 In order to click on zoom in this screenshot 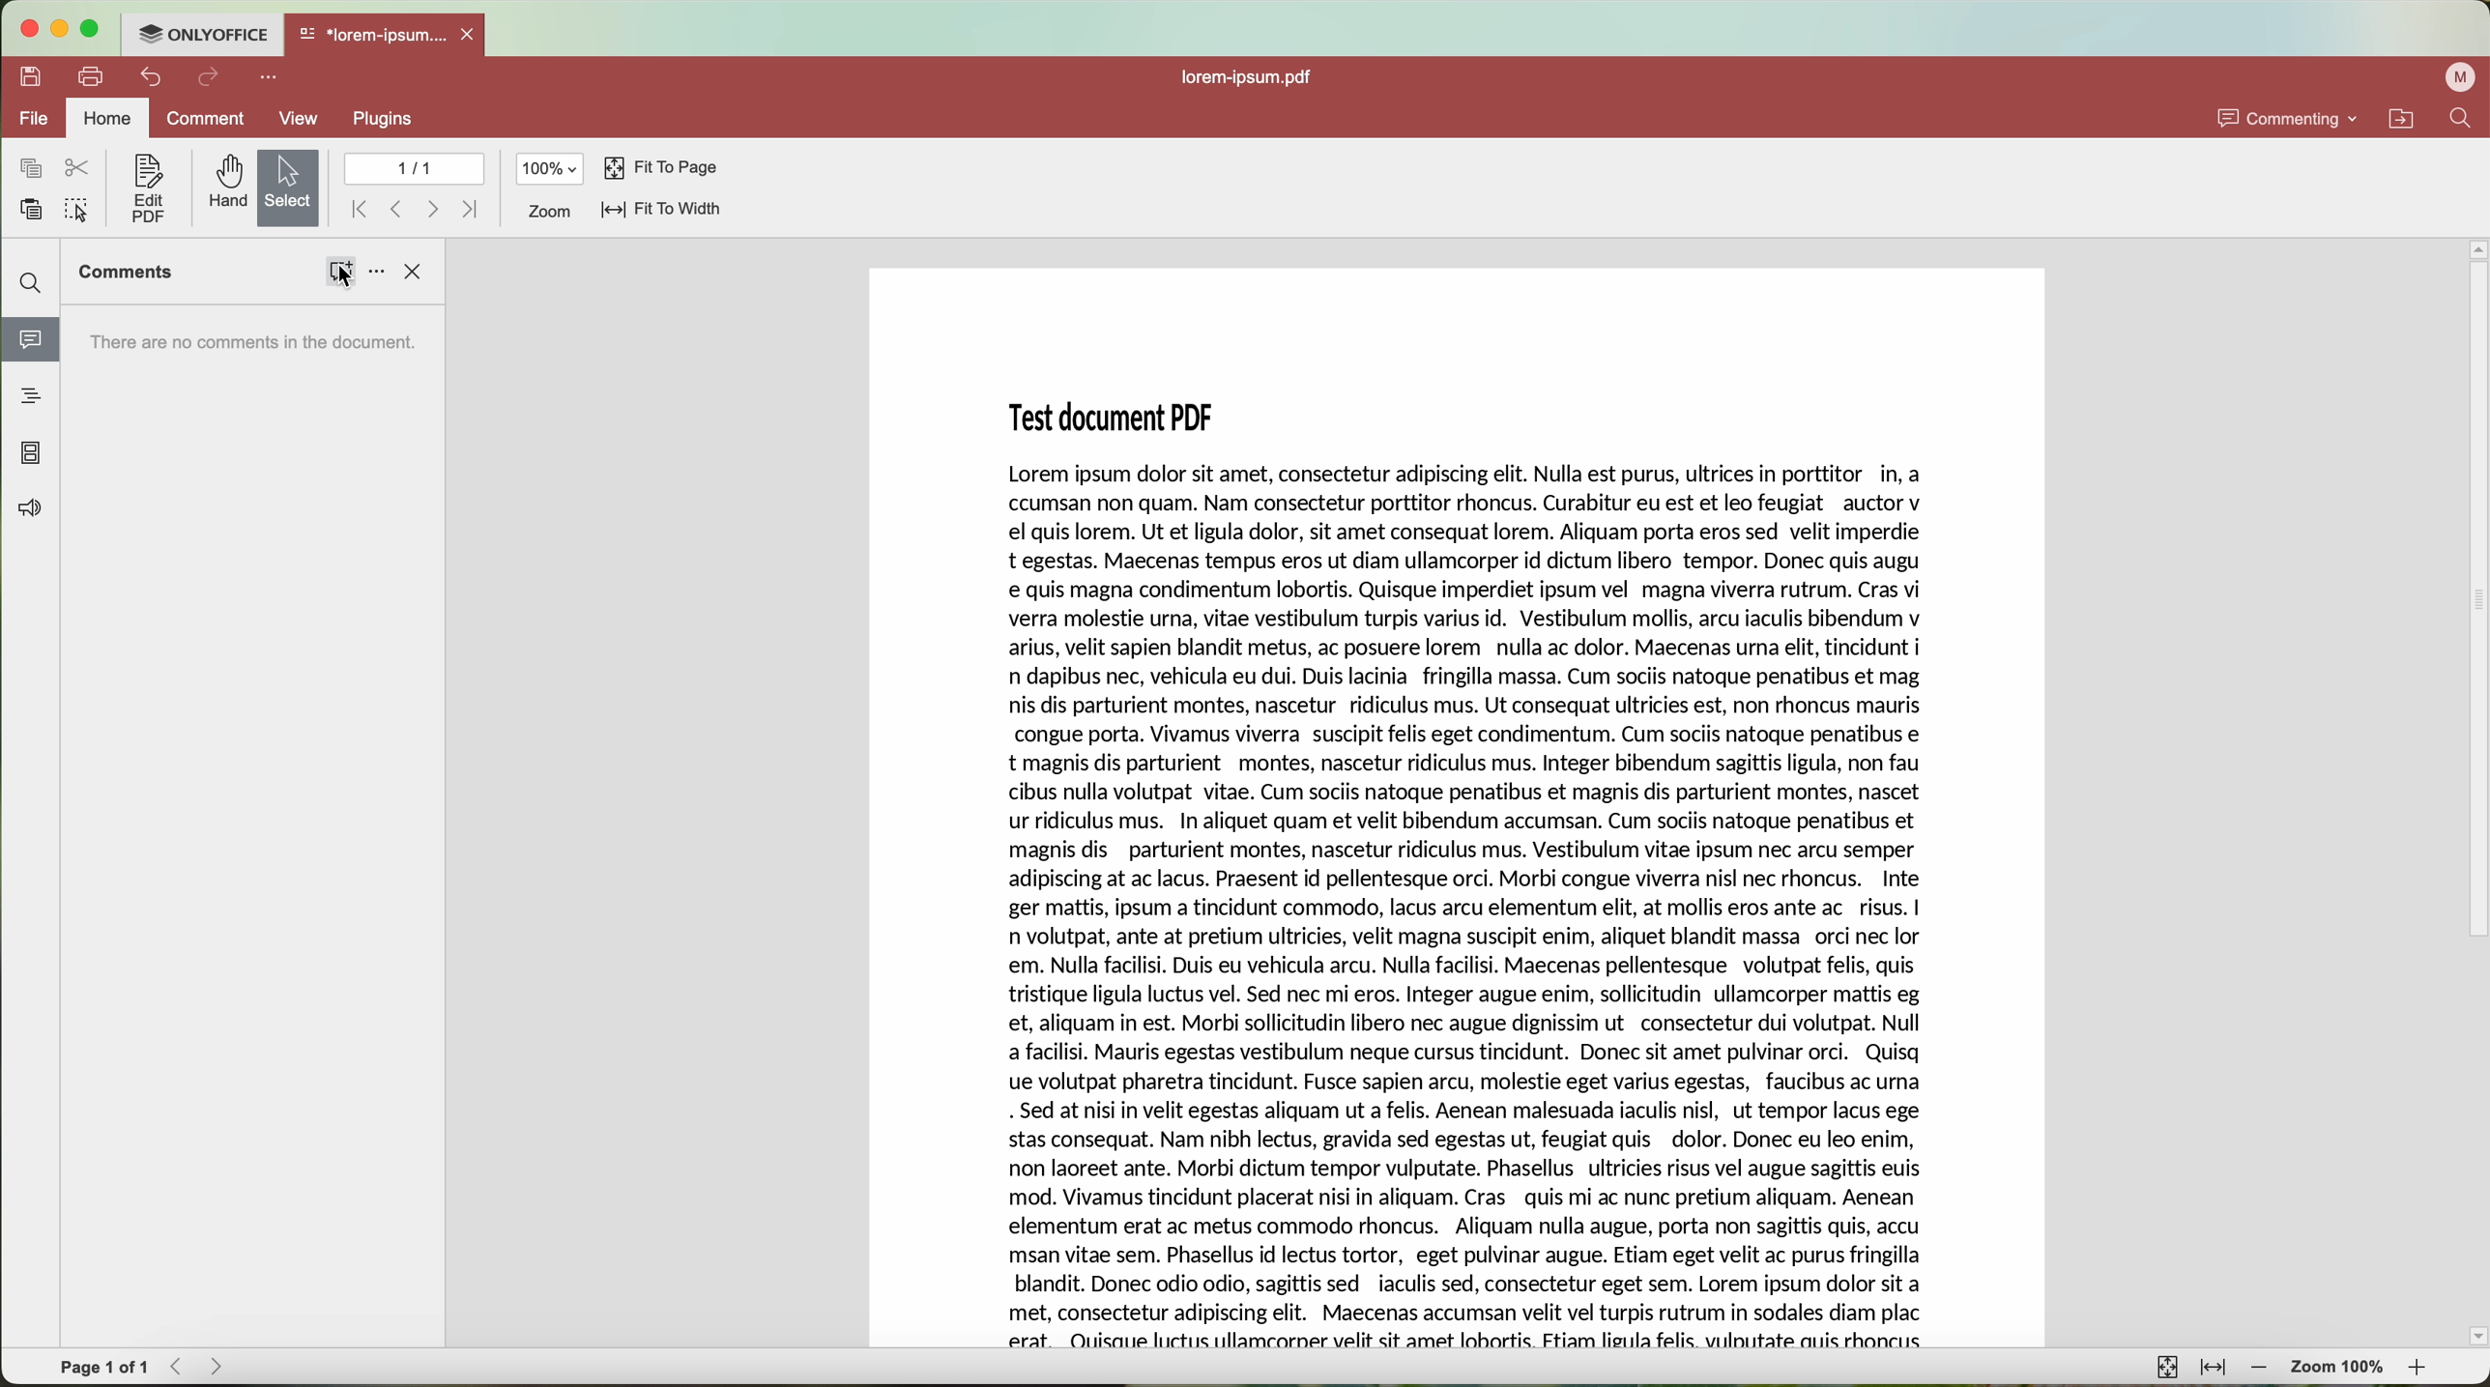, I will do `click(548, 213)`.